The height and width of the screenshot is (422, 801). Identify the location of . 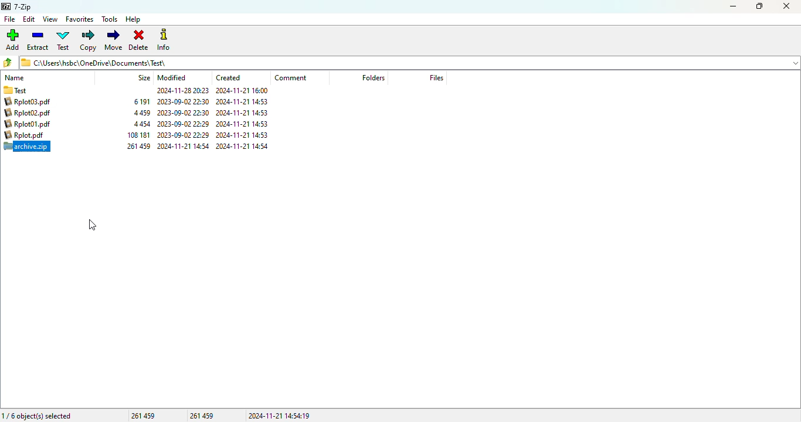
(182, 90).